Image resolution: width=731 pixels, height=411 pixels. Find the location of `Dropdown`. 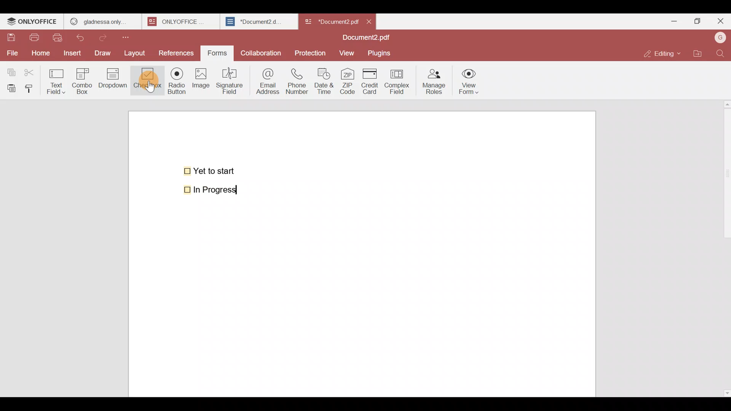

Dropdown is located at coordinates (114, 81).